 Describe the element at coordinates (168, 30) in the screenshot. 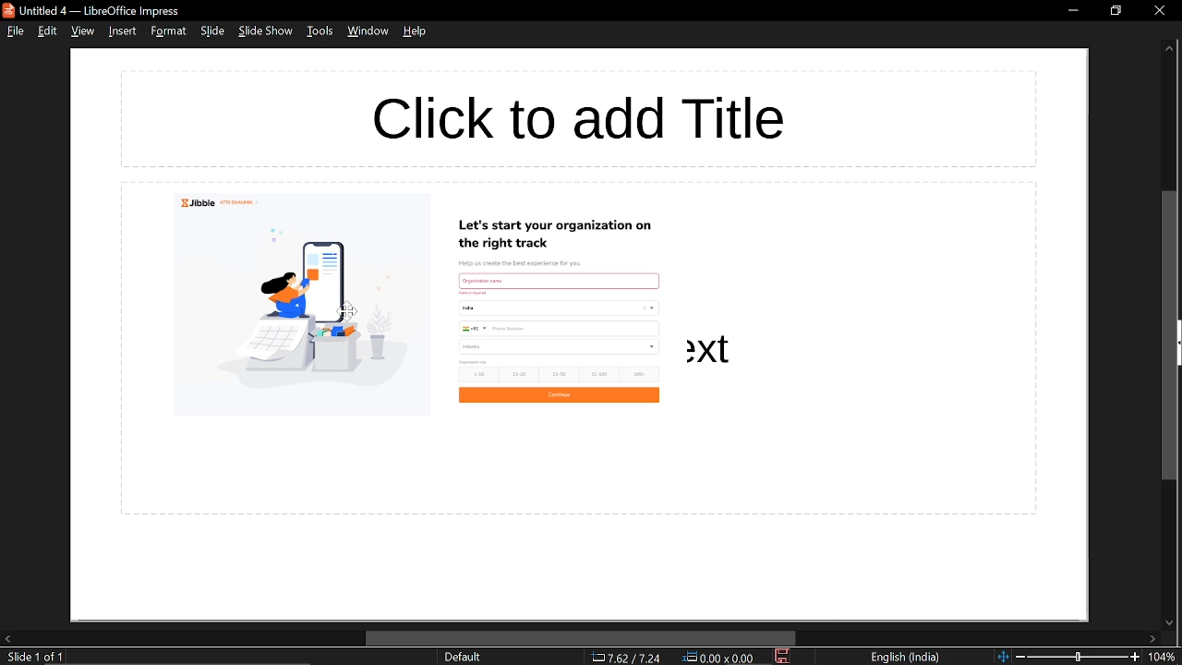

I see `format` at that location.